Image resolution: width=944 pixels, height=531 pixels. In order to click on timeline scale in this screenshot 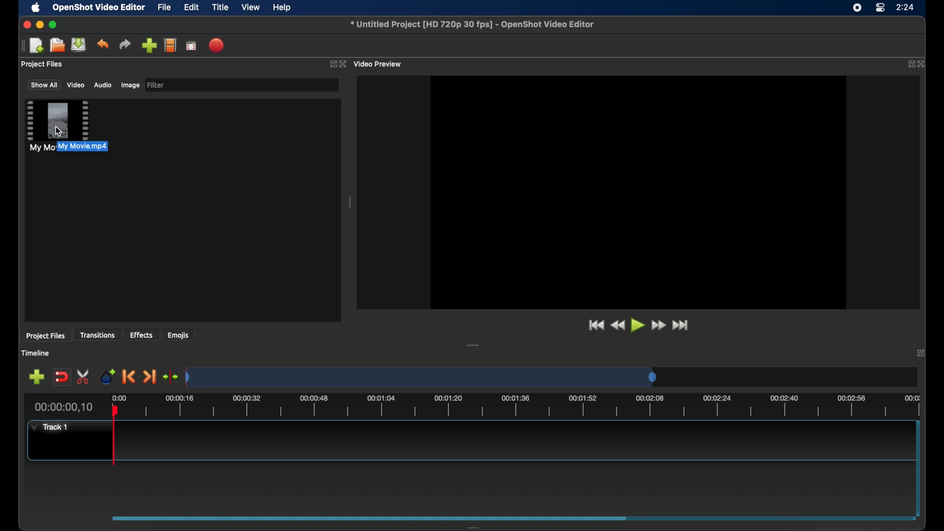, I will do `click(531, 406)`.